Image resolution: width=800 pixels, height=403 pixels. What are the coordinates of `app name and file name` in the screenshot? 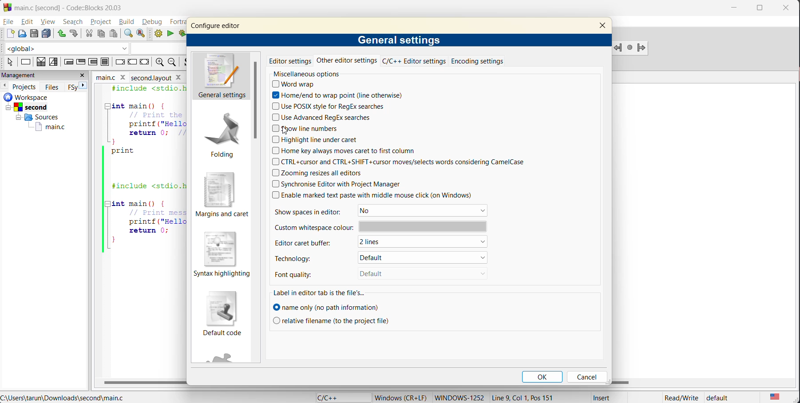 It's located at (79, 7).